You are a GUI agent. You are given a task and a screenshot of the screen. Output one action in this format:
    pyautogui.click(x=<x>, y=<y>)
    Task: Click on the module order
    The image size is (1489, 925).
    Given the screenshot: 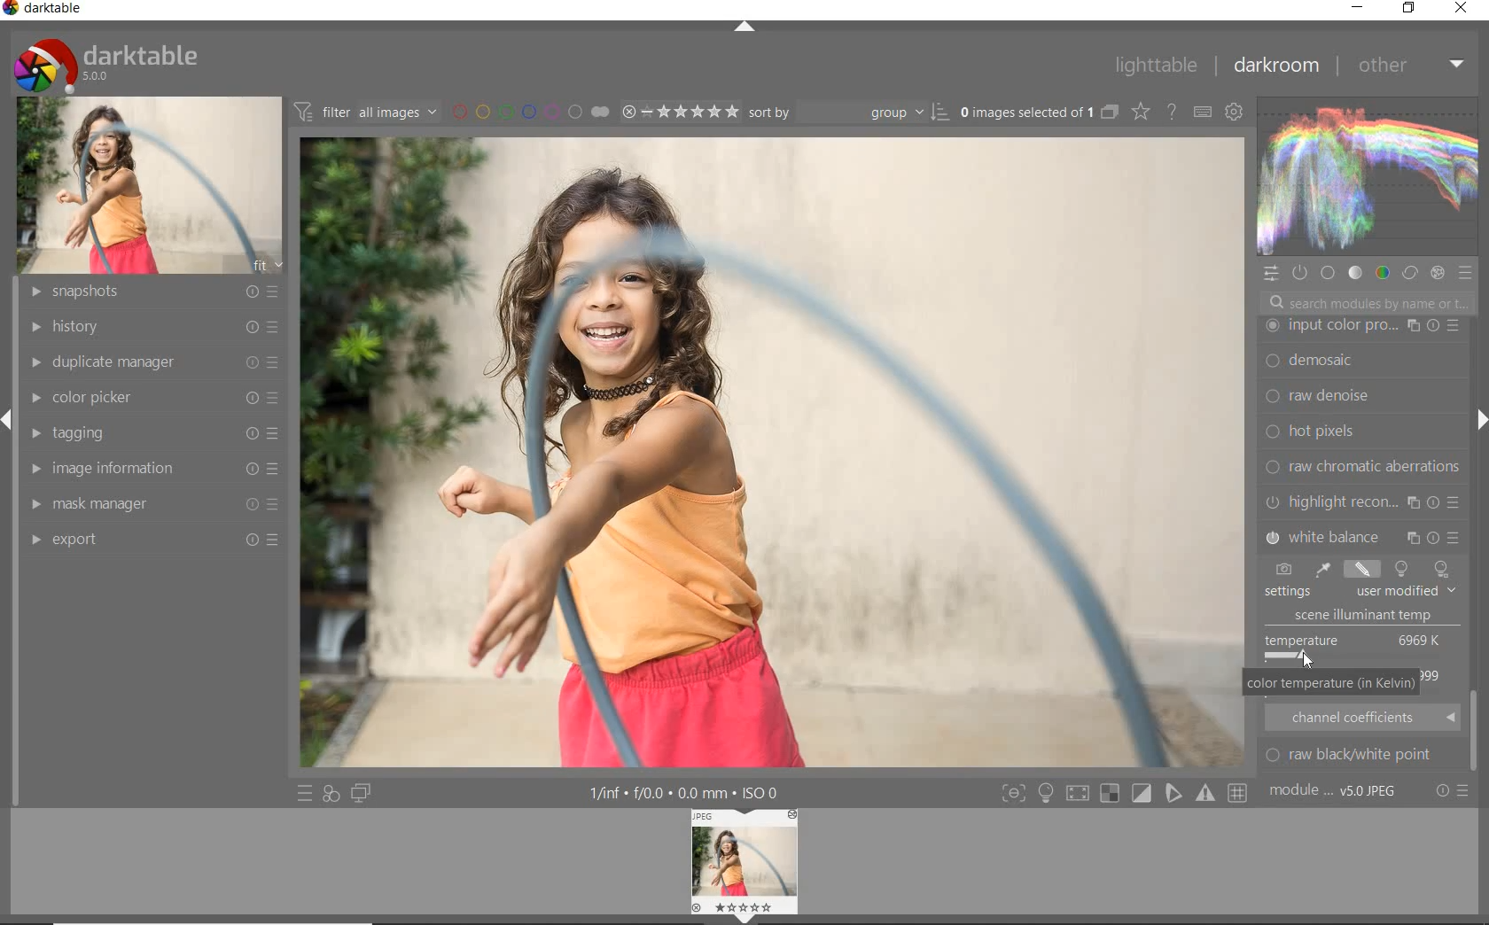 What is the action you would take?
    pyautogui.click(x=1336, y=792)
    